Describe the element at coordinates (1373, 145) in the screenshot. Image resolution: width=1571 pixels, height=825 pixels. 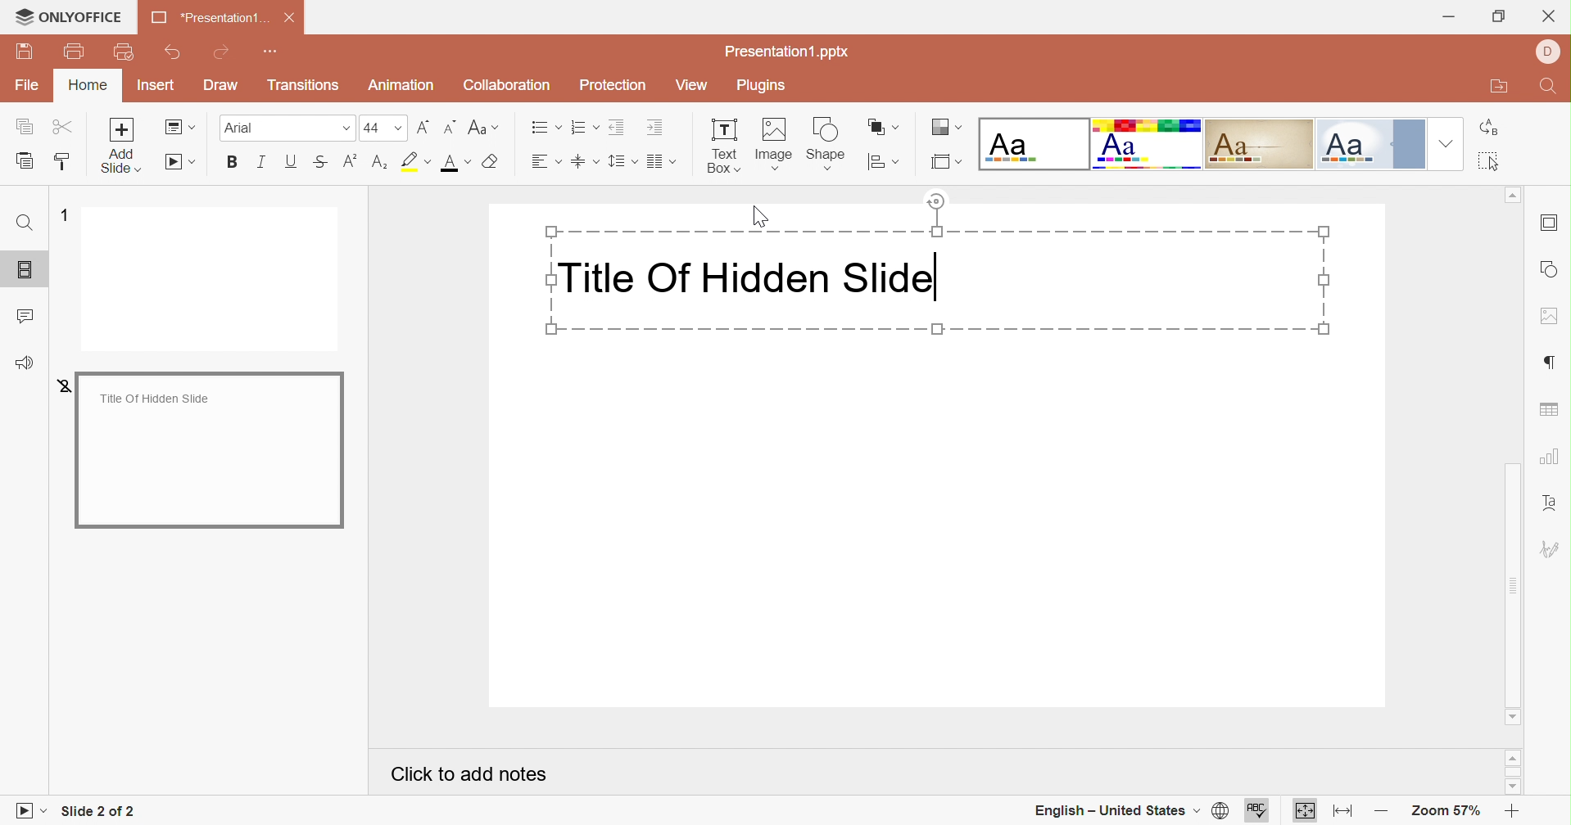
I see `Official` at that location.